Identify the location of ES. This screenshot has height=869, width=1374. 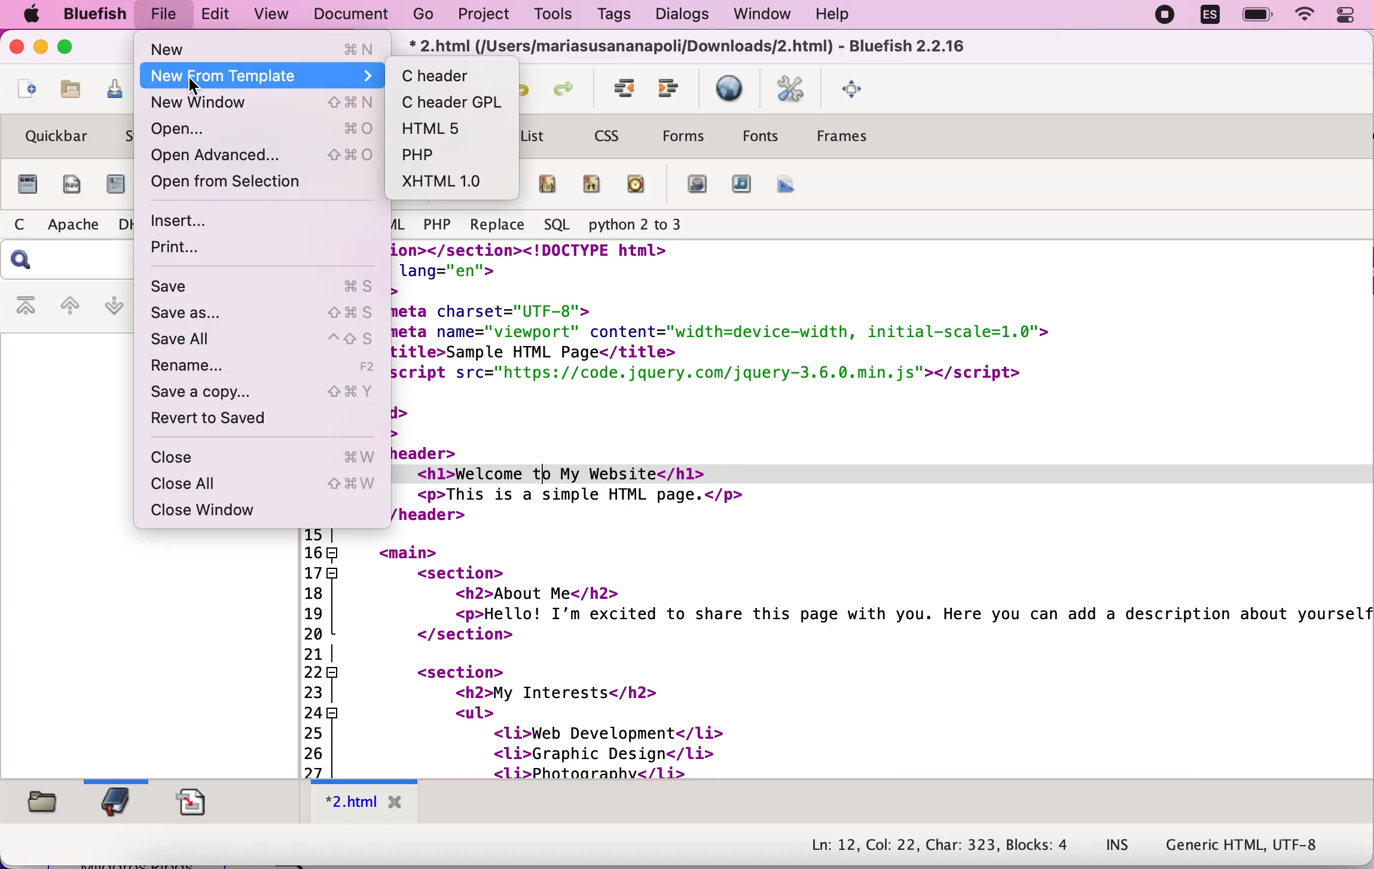
(1207, 17).